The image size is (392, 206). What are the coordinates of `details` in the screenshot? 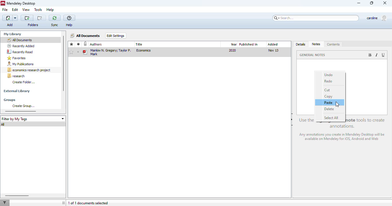 It's located at (301, 45).